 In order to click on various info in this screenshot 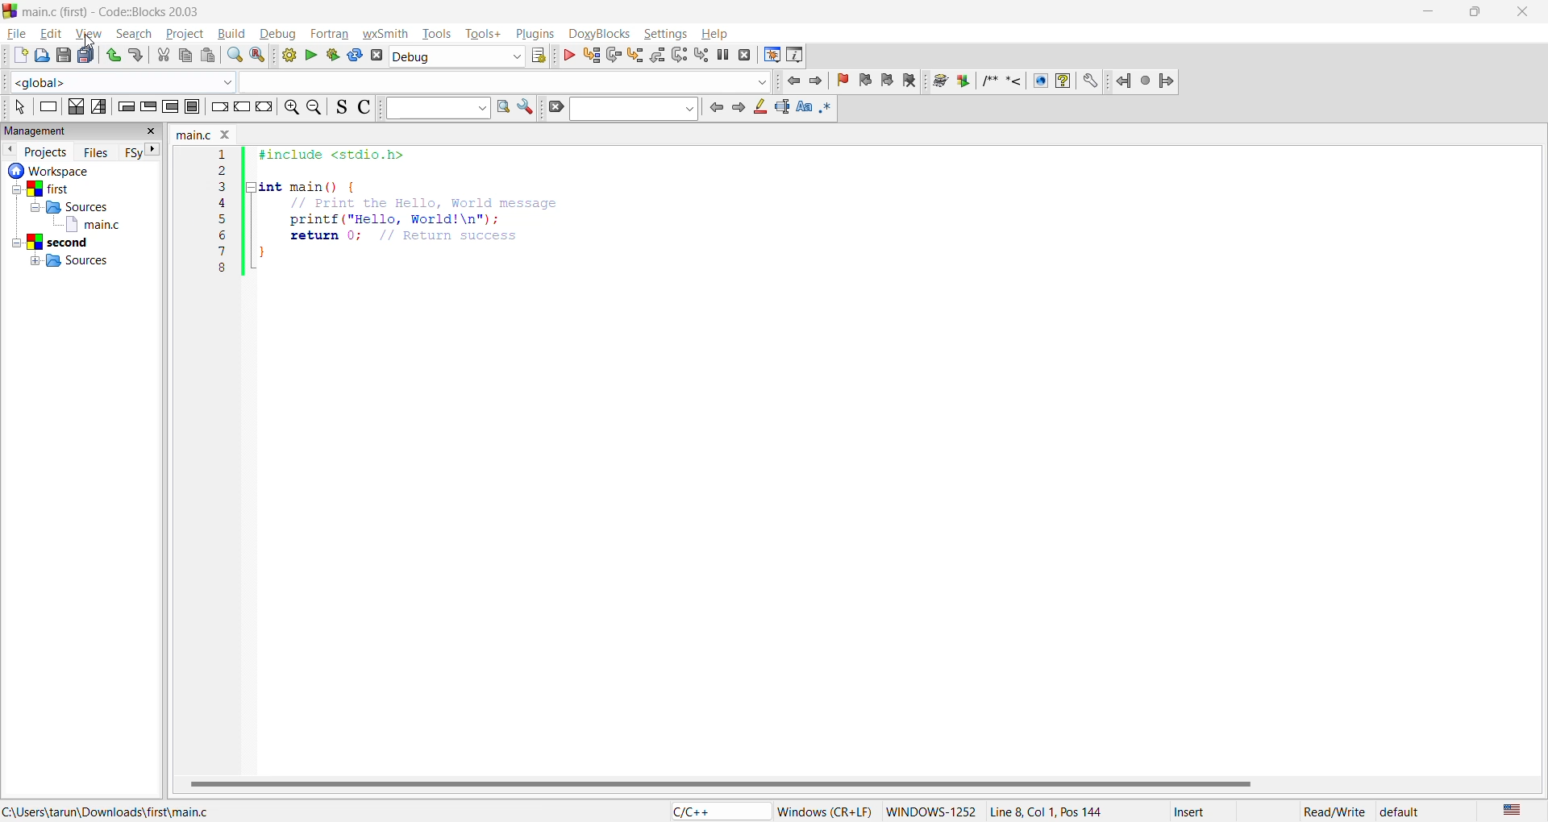, I will do `click(798, 56)`.